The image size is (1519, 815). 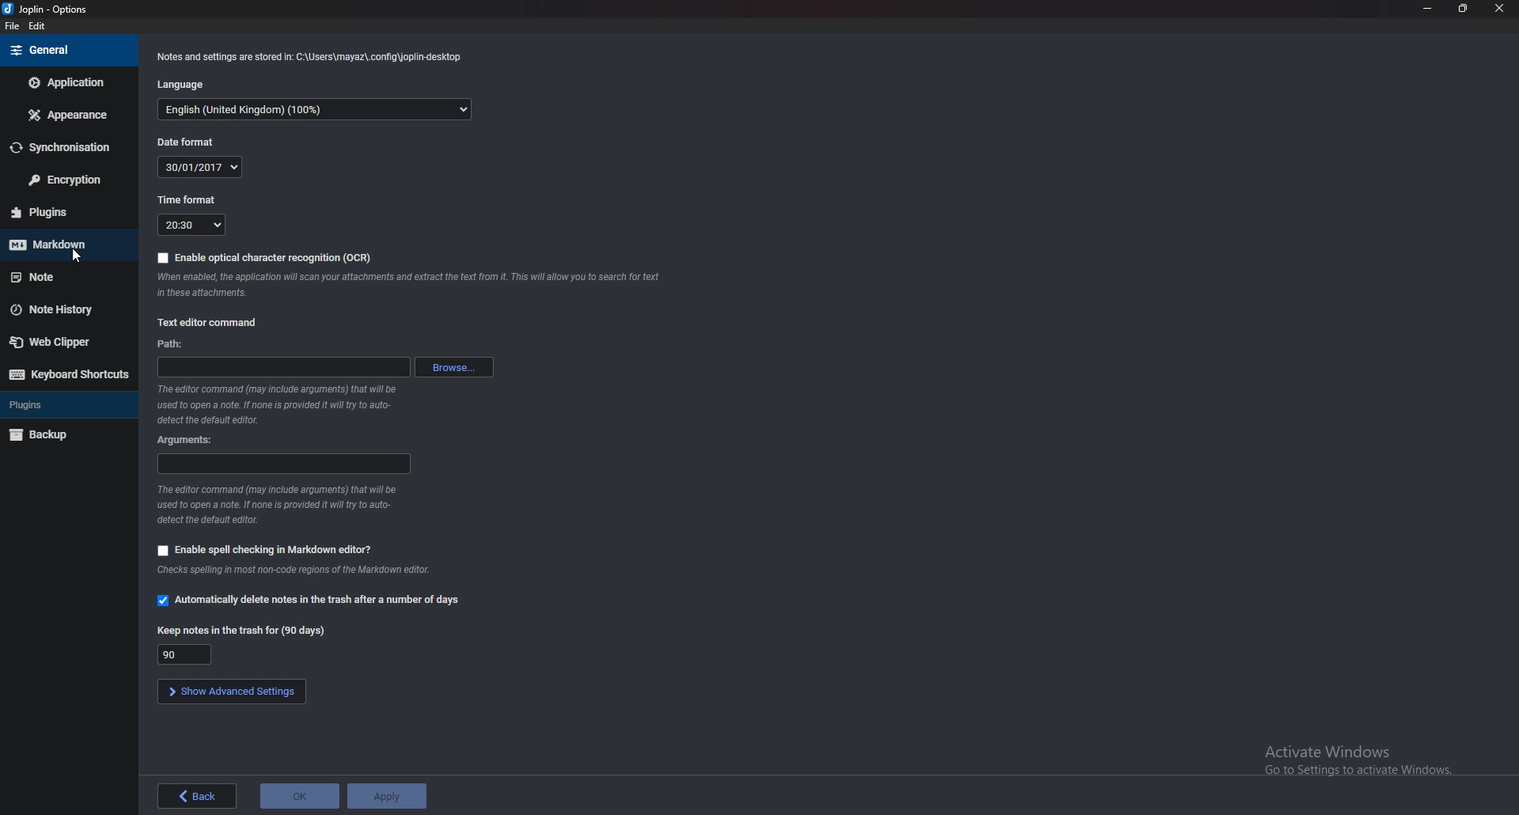 What do you see at coordinates (11, 25) in the screenshot?
I see `file` at bounding box center [11, 25].